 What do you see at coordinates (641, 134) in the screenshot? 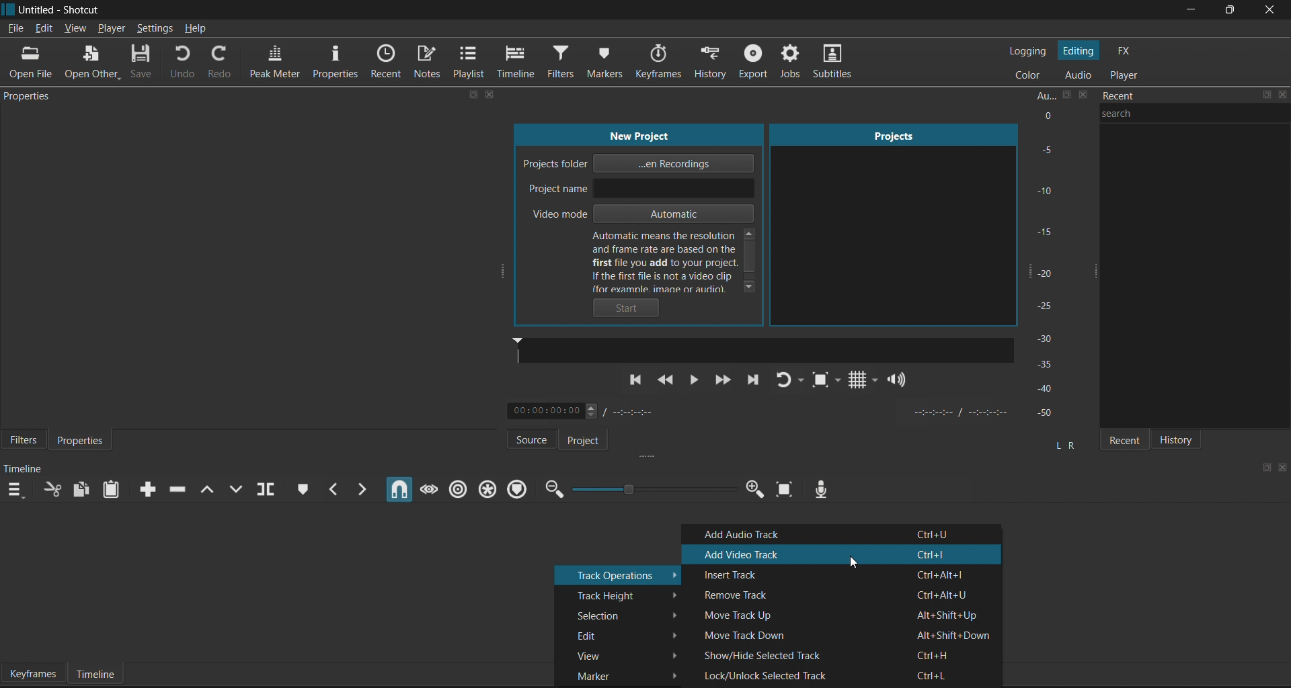
I see `new project ` at bounding box center [641, 134].